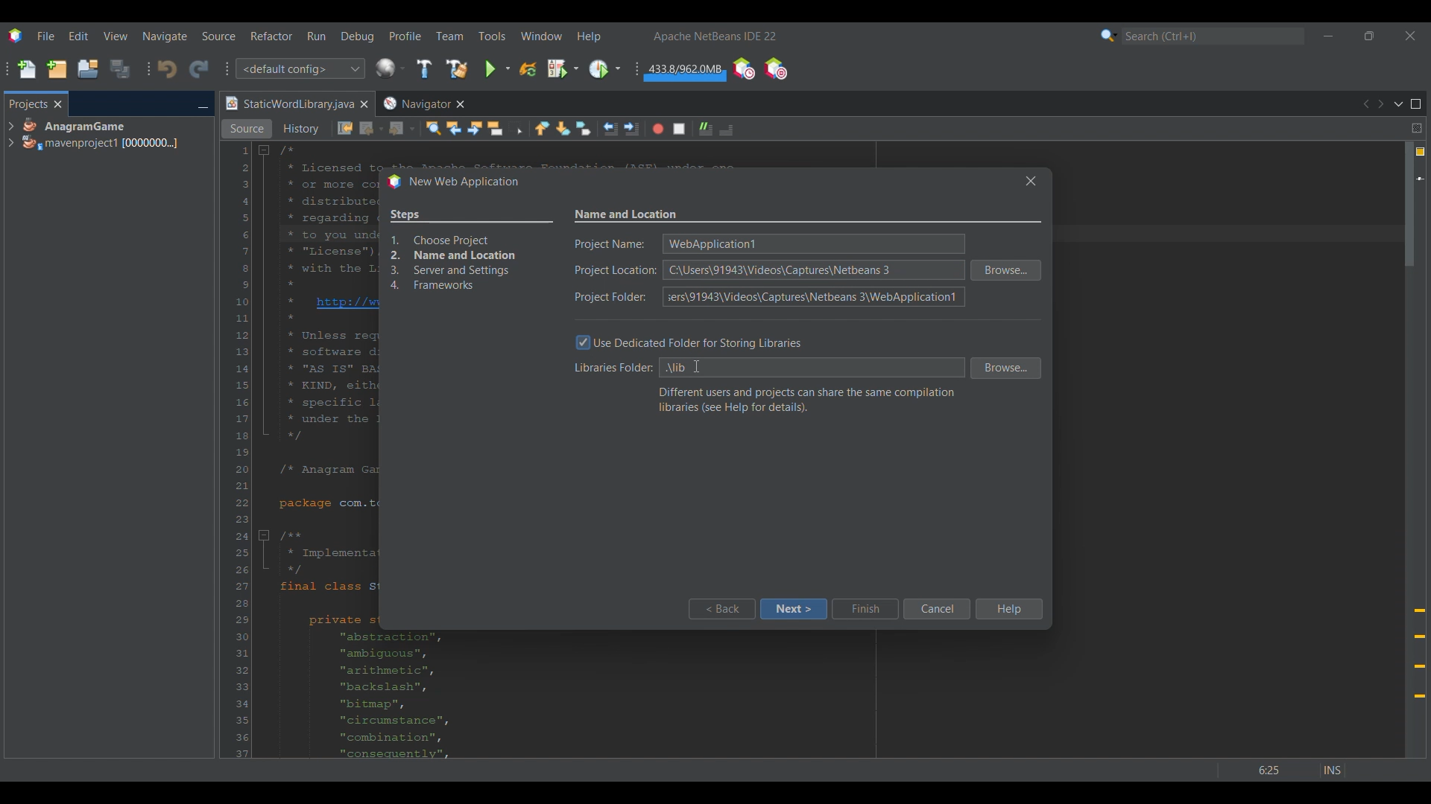 This screenshot has width=1431, height=804. Describe the element at coordinates (358, 36) in the screenshot. I see `Debug menu` at that location.